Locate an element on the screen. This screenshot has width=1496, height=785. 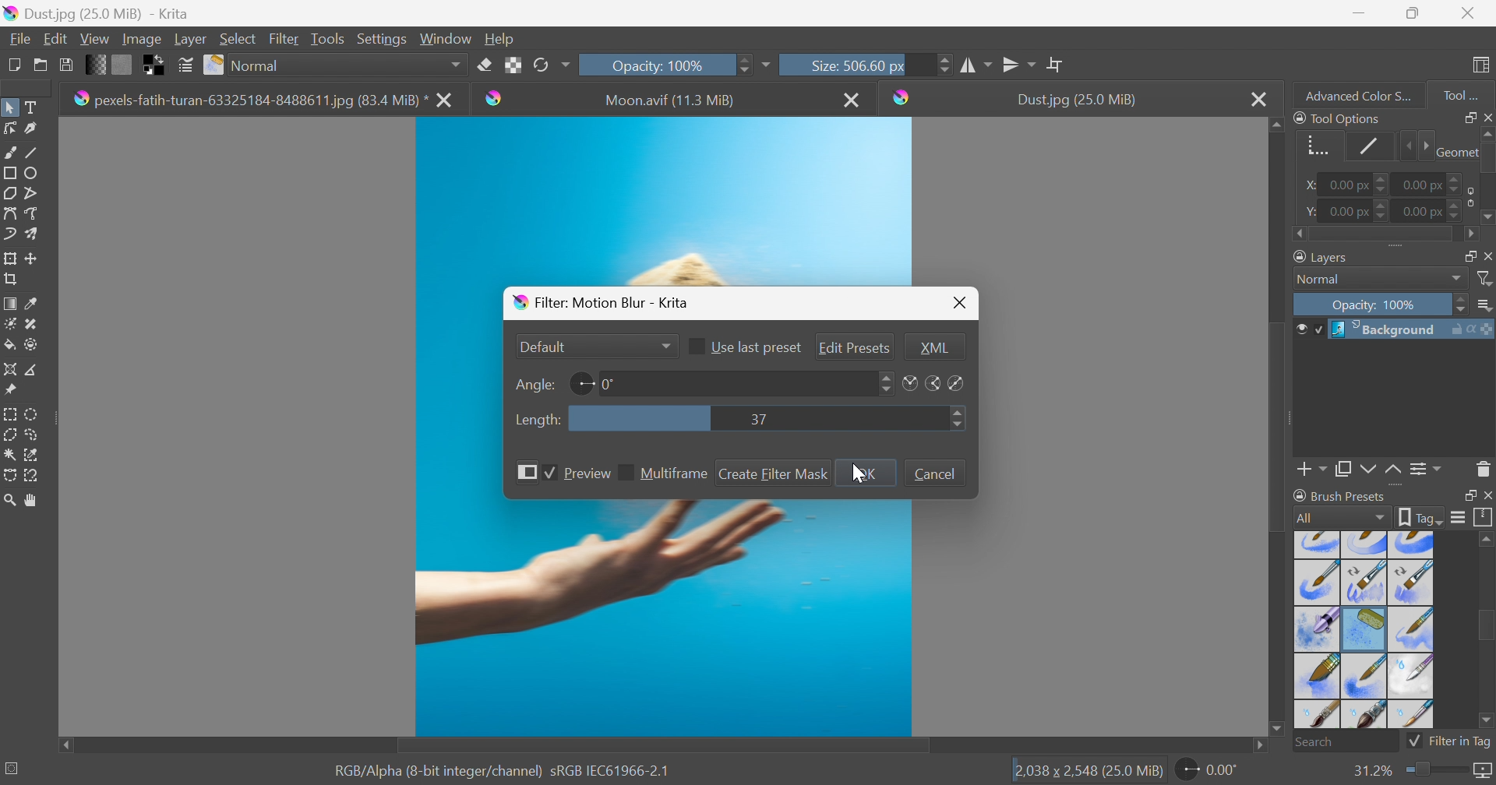
Drop Down is located at coordinates (665, 347).